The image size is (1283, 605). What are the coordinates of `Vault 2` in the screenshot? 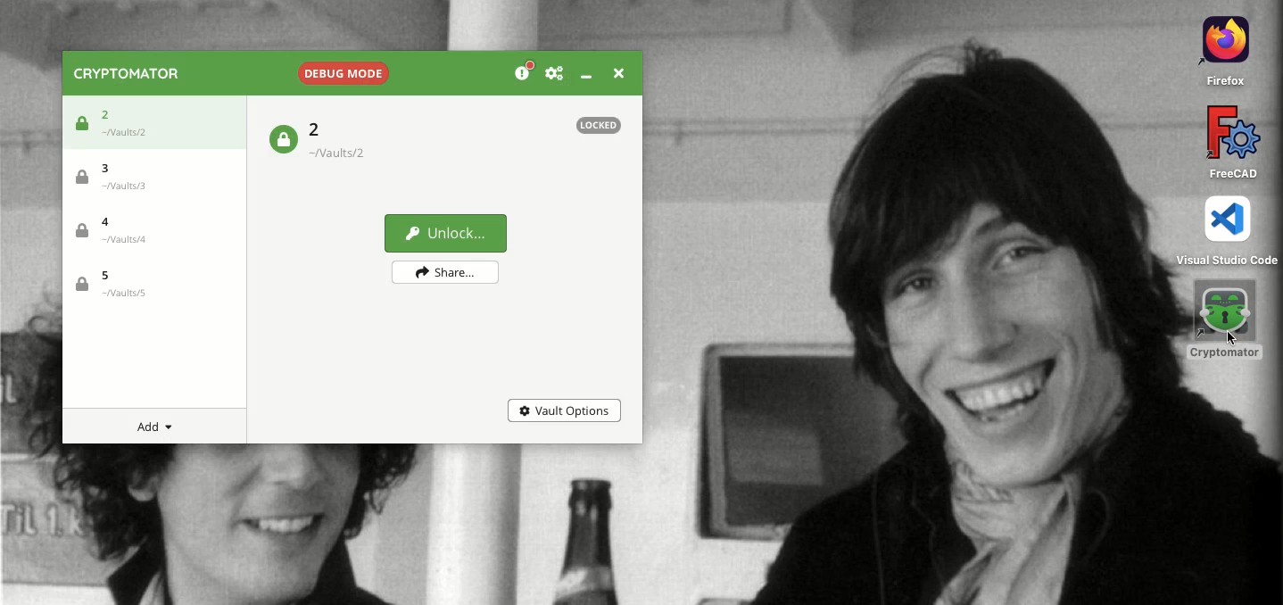 It's located at (150, 123).